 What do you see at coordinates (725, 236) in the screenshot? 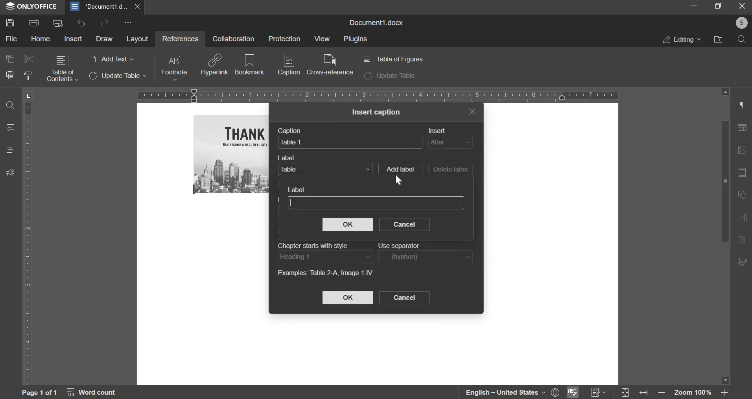
I see `vertical slider` at bounding box center [725, 236].